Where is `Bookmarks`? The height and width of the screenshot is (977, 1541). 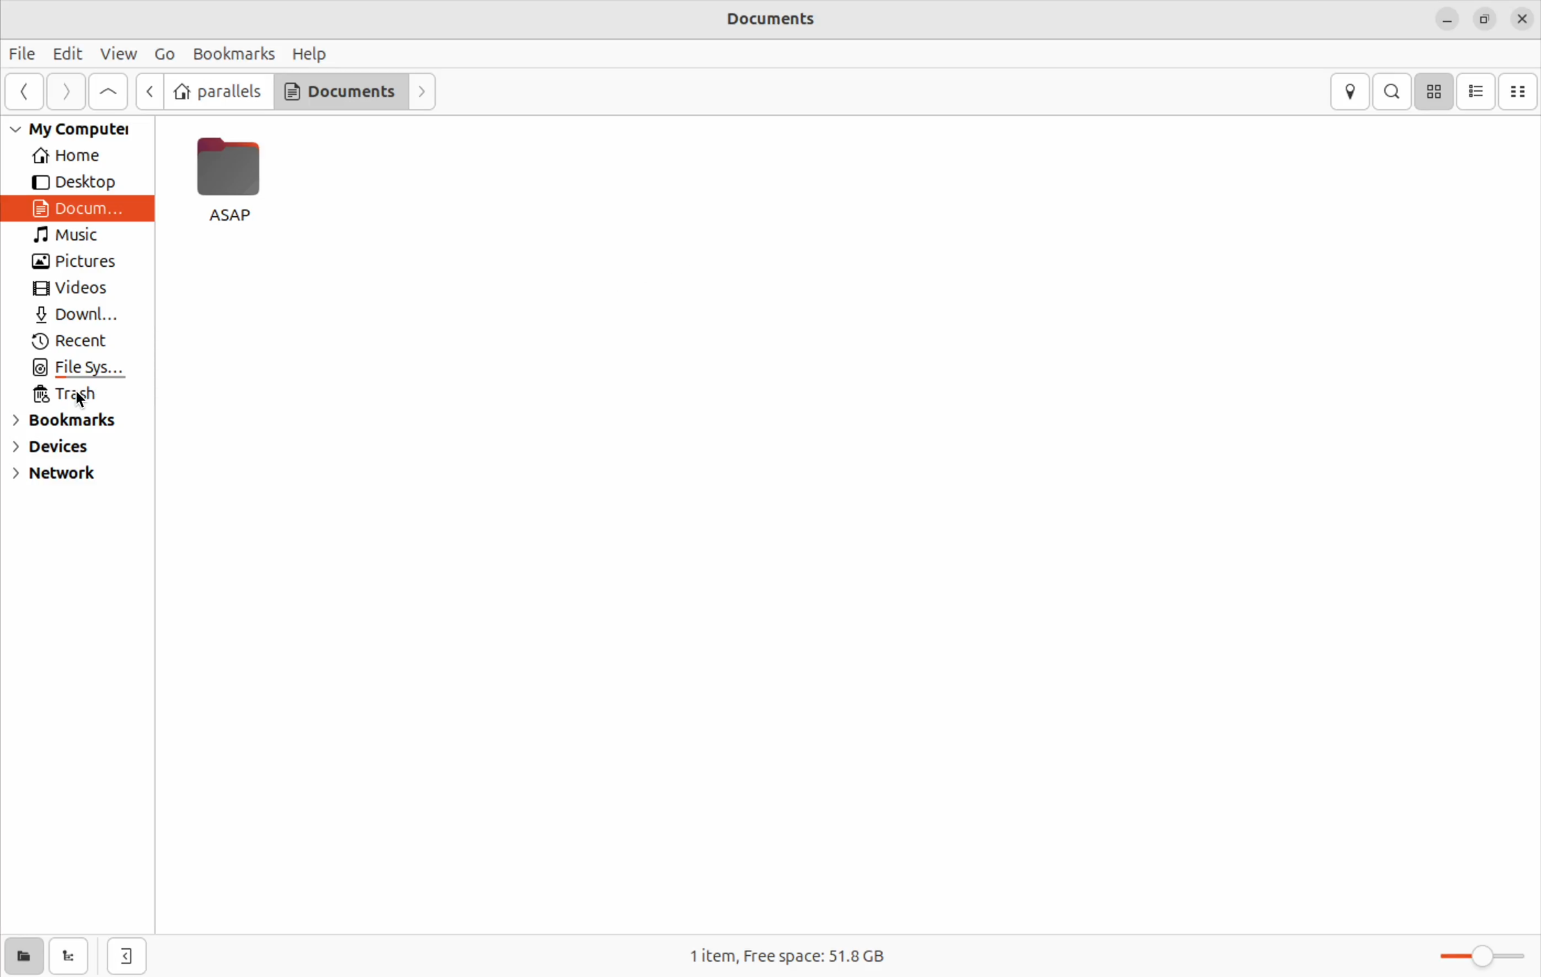
Bookmarks is located at coordinates (234, 54).